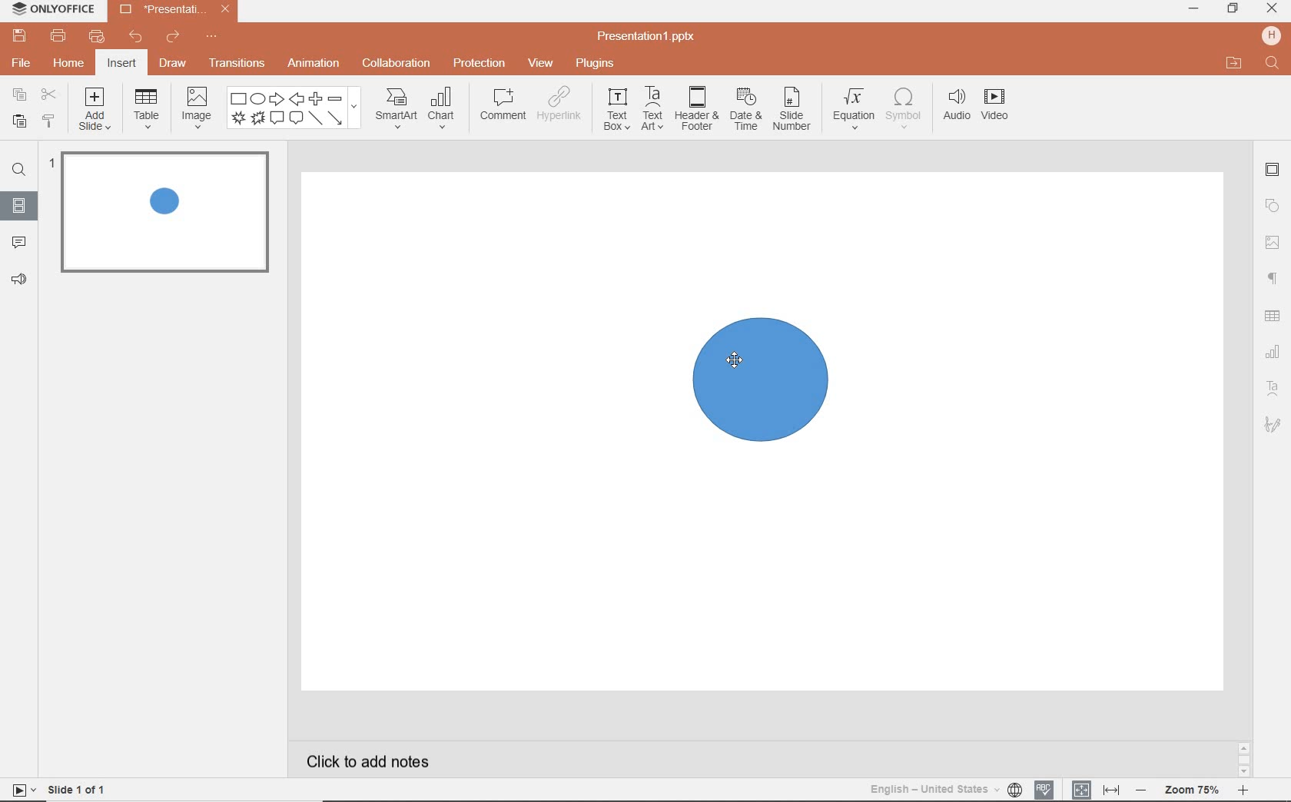  Describe the element at coordinates (121, 64) in the screenshot. I see `insert` at that location.